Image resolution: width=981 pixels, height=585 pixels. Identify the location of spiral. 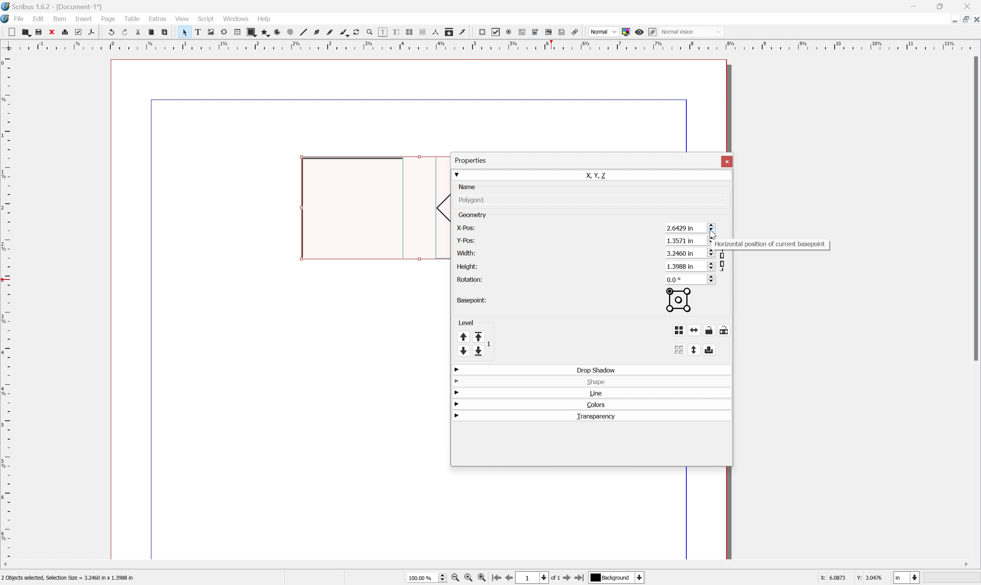
(289, 33).